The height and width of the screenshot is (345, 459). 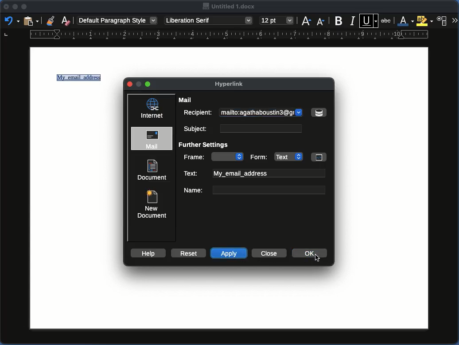 I want to click on Ruler, so click(x=217, y=36).